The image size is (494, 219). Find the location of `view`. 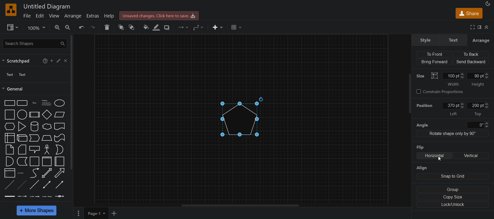

view is located at coordinates (56, 15).